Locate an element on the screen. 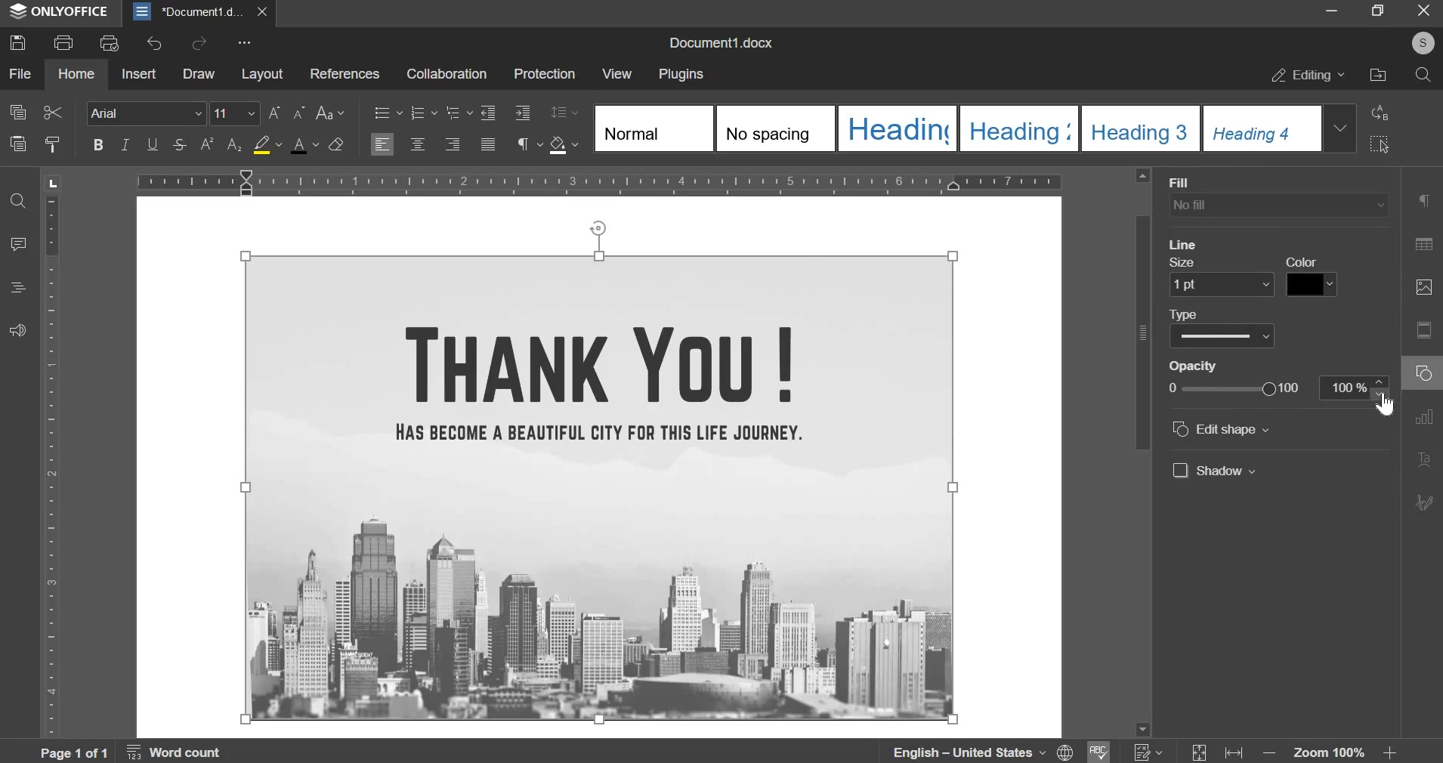 This screenshot has width=1443, height=763. Heading 3 is located at coordinates (1017, 128).